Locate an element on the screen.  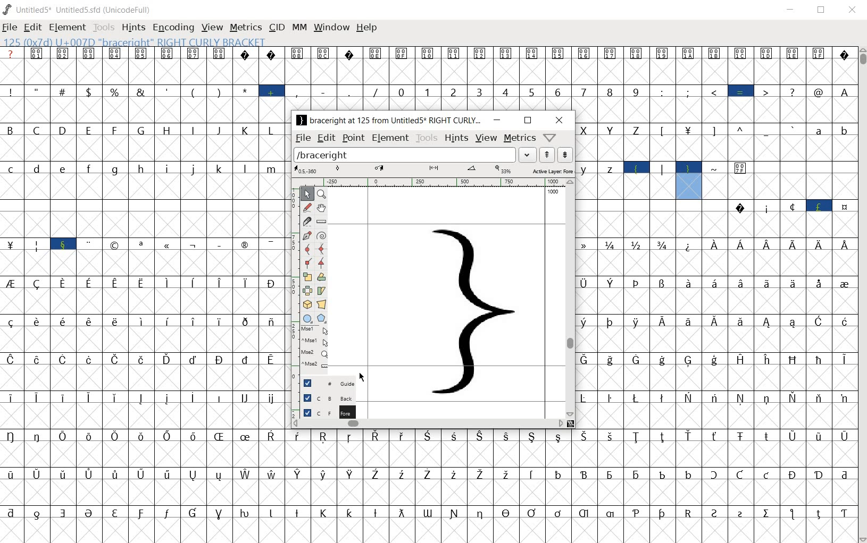
glyph characters is located at coordinates (716, 314).